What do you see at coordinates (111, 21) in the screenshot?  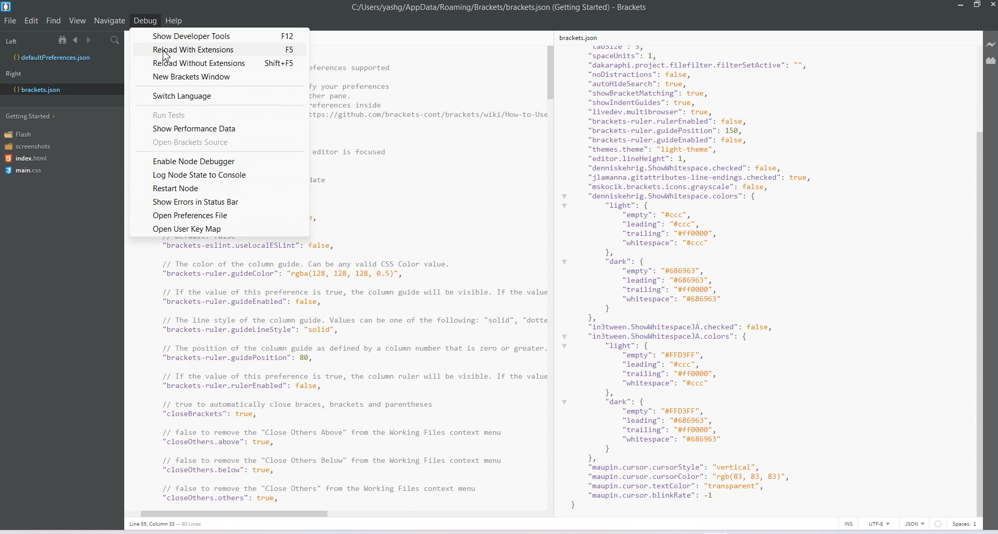 I see `Navigate` at bounding box center [111, 21].